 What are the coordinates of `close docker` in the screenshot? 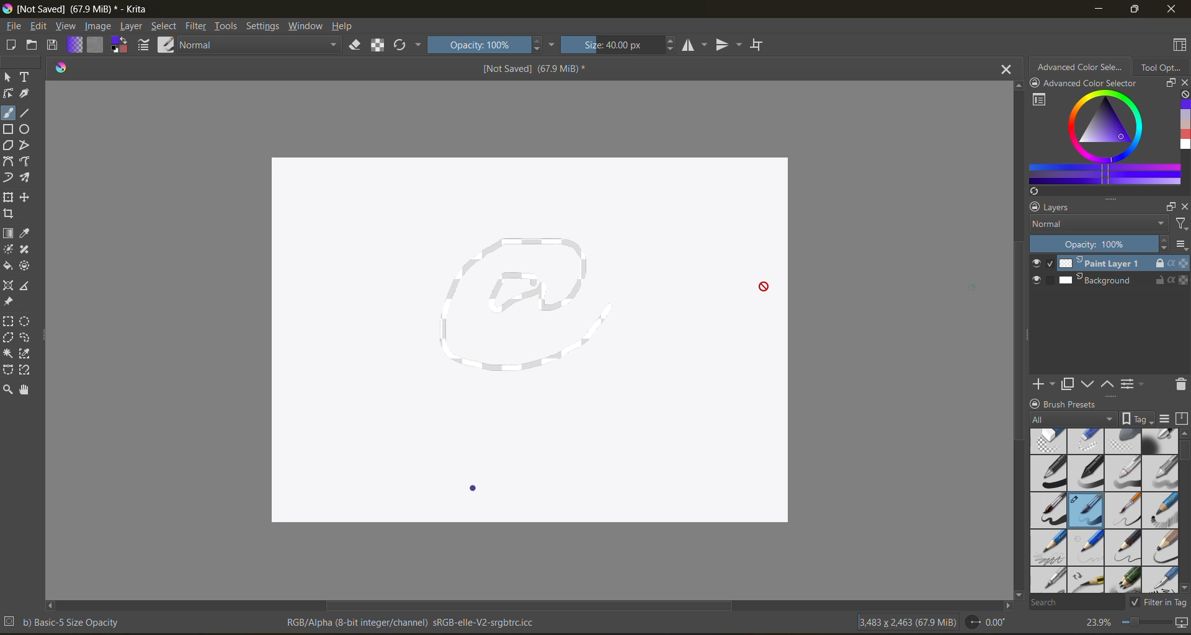 It's located at (1184, 205).